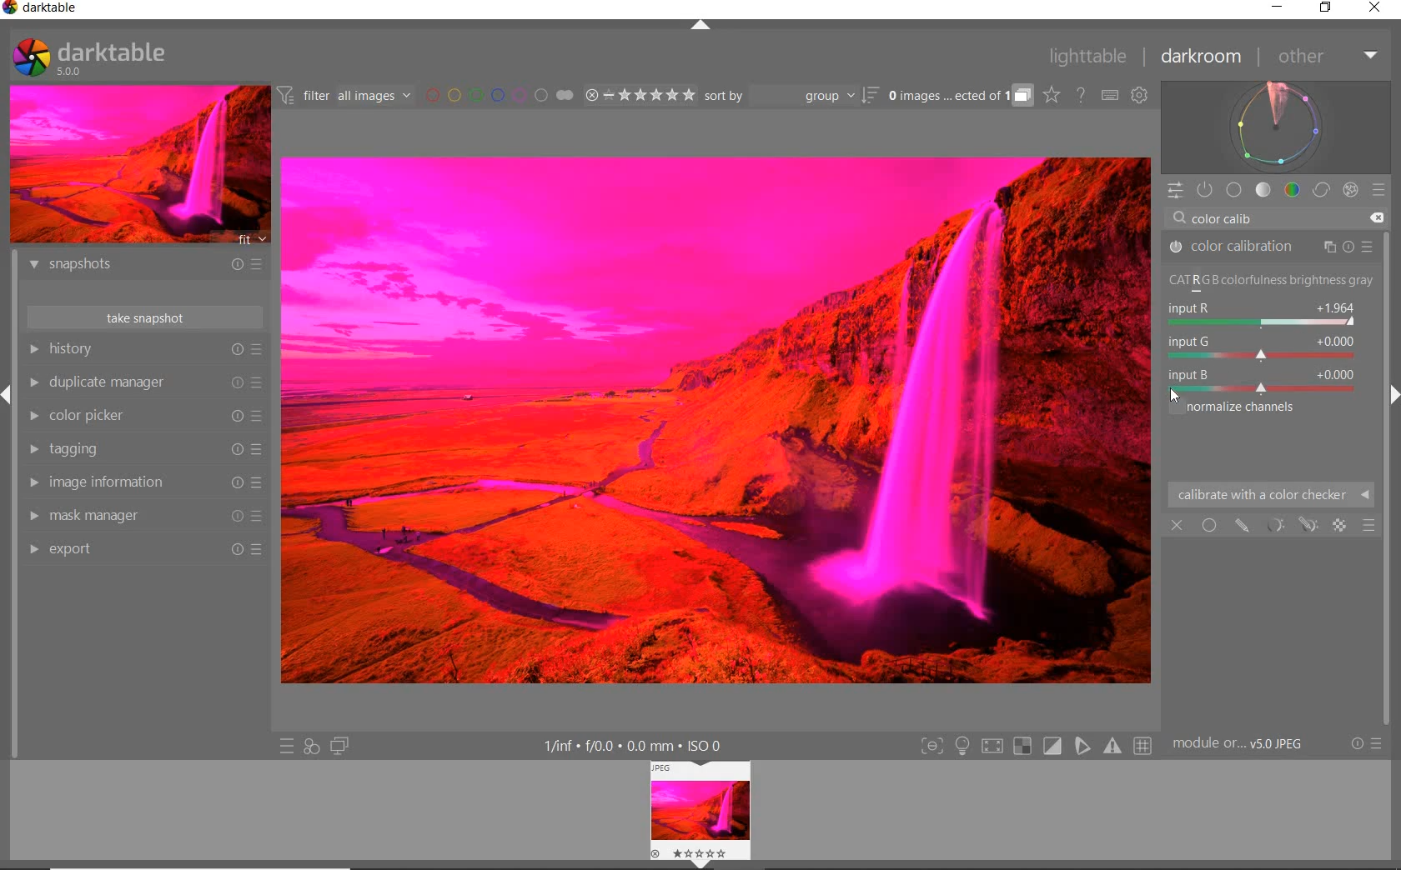 The width and height of the screenshot is (1401, 870). I want to click on correct, so click(1320, 189).